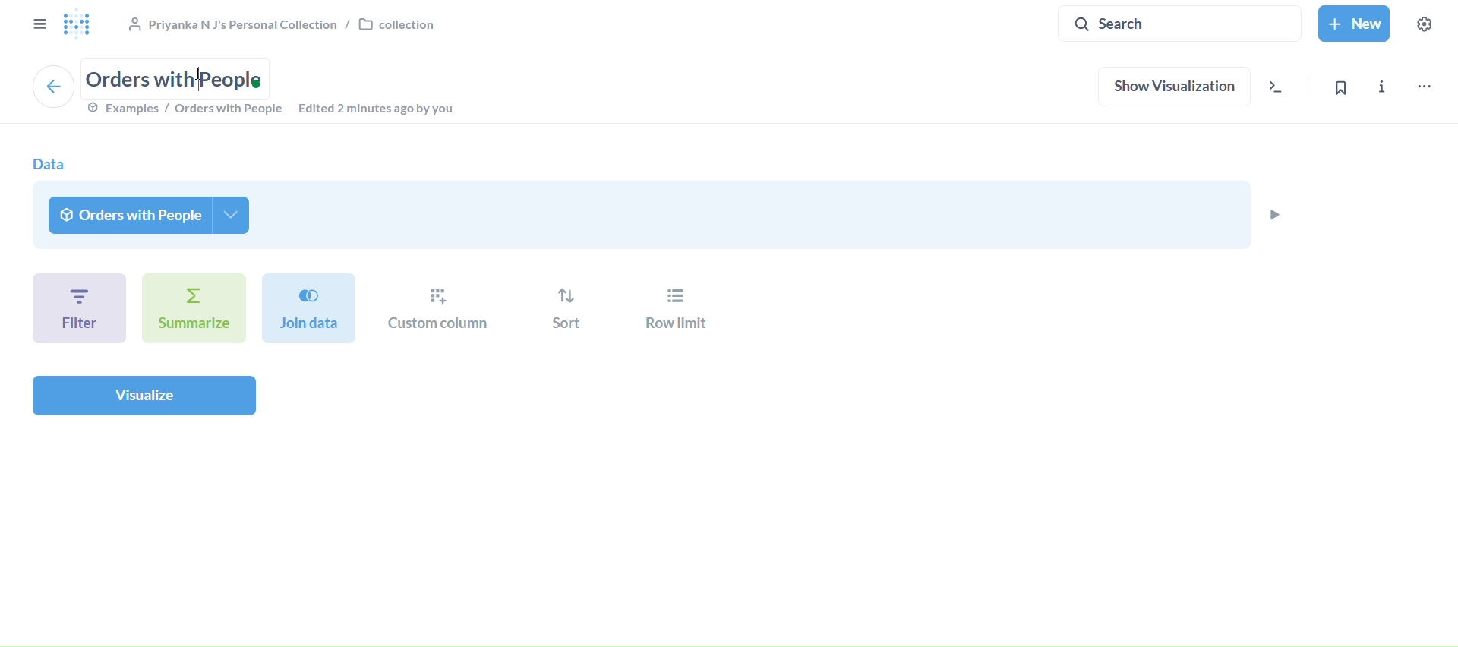 Image resolution: width=1458 pixels, height=647 pixels. What do you see at coordinates (79, 24) in the screenshot?
I see `logo` at bounding box center [79, 24].